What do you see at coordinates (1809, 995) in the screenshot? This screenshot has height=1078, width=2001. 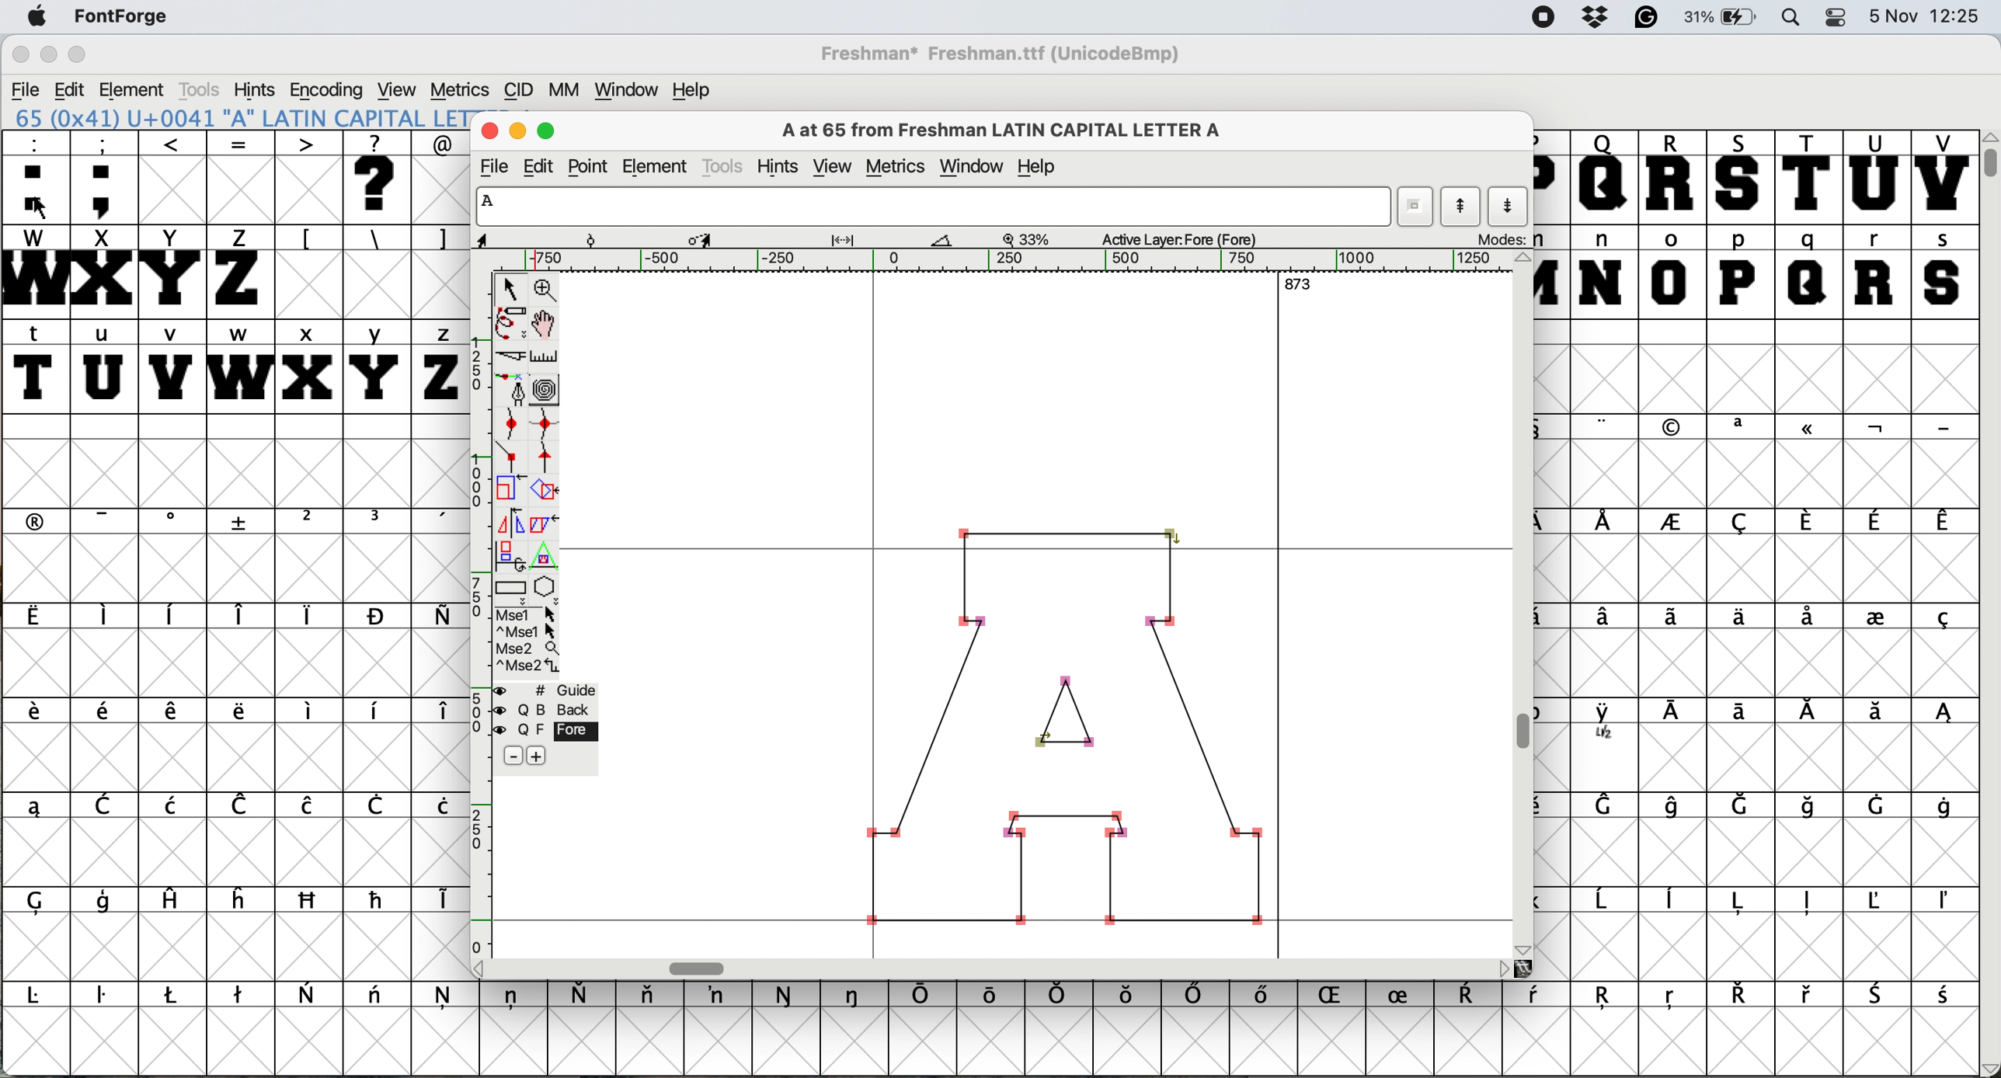 I see `symbol` at bounding box center [1809, 995].